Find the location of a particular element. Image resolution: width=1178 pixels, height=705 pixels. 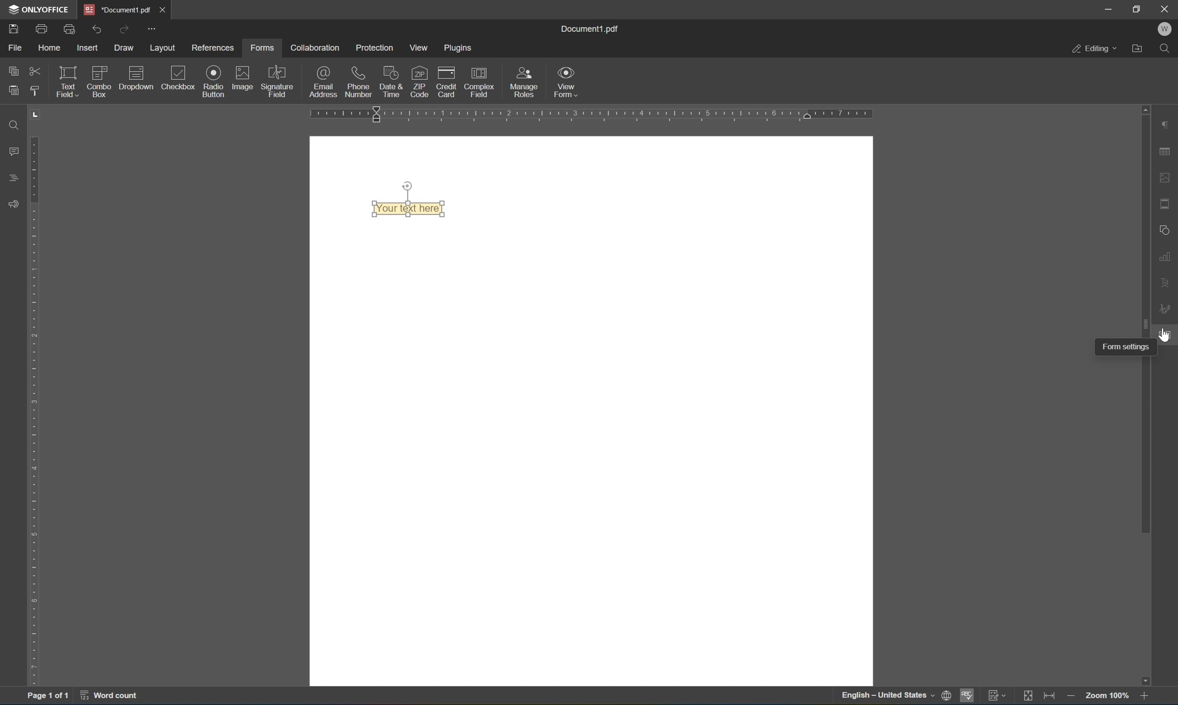

phone number is located at coordinates (359, 81).